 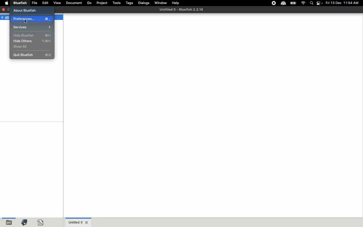 What do you see at coordinates (33, 41) in the screenshot?
I see `Hide others` at bounding box center [33, 41].